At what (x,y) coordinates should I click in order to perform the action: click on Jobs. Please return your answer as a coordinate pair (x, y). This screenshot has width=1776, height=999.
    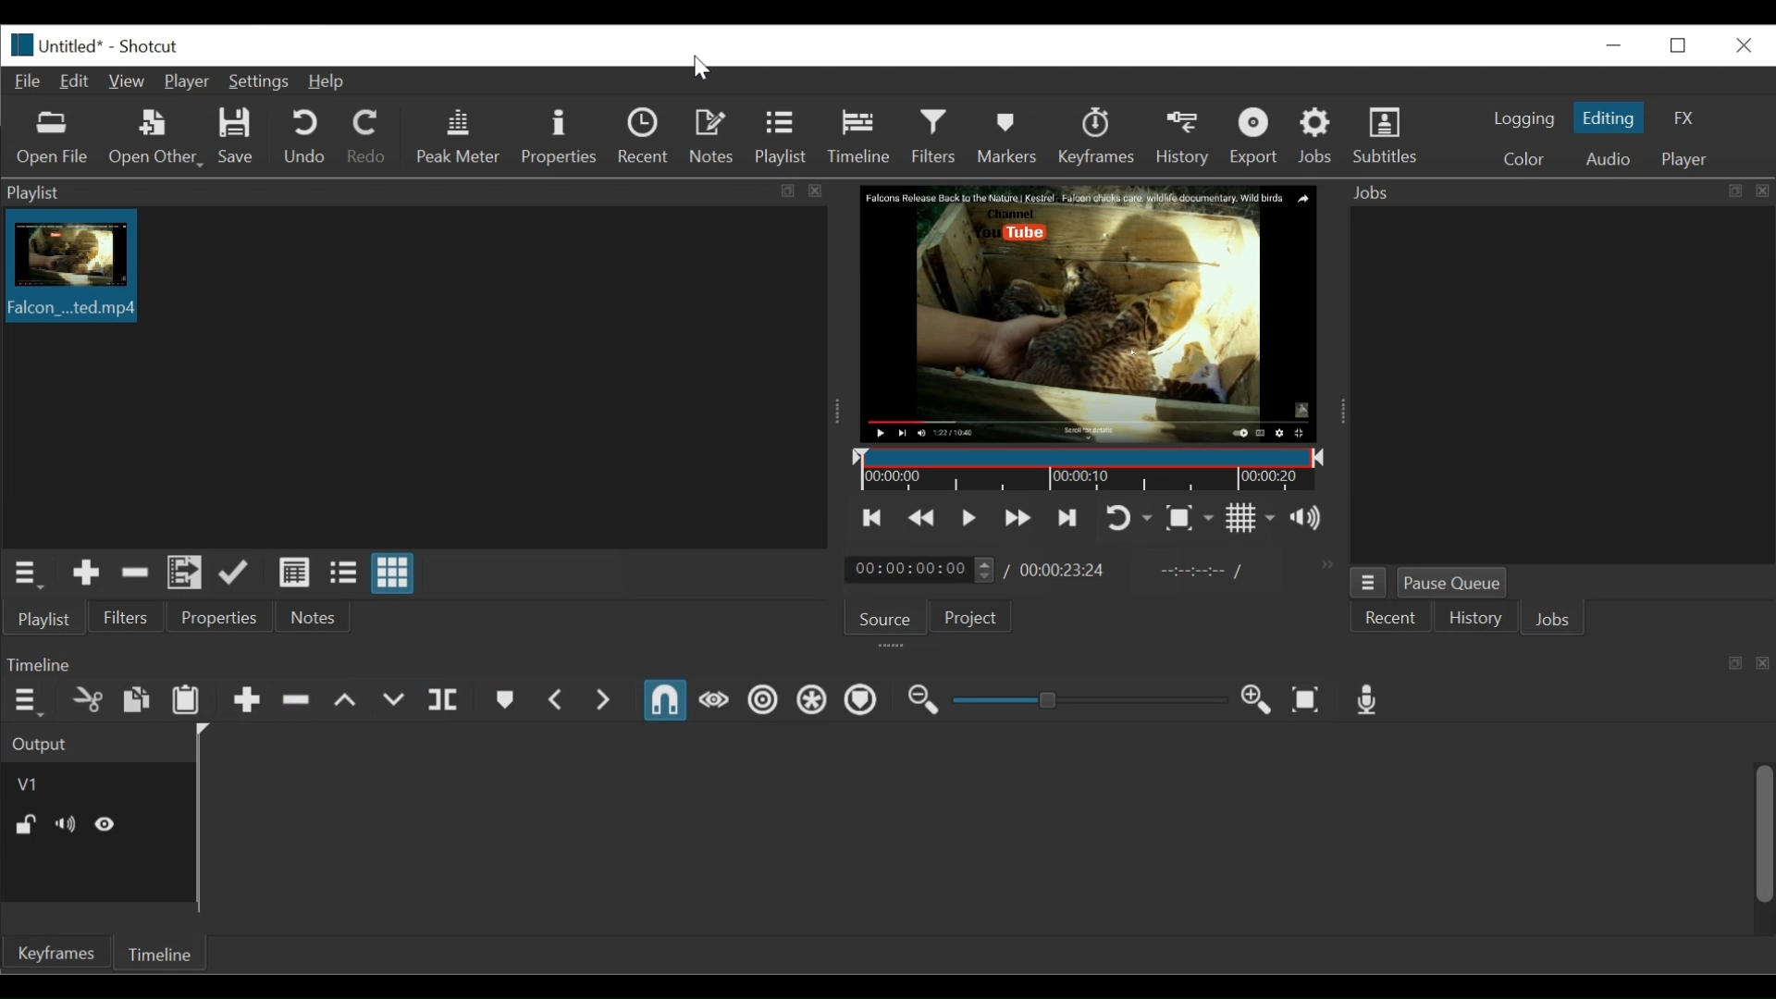
    Looking at the image, I should click on (1318, 139).